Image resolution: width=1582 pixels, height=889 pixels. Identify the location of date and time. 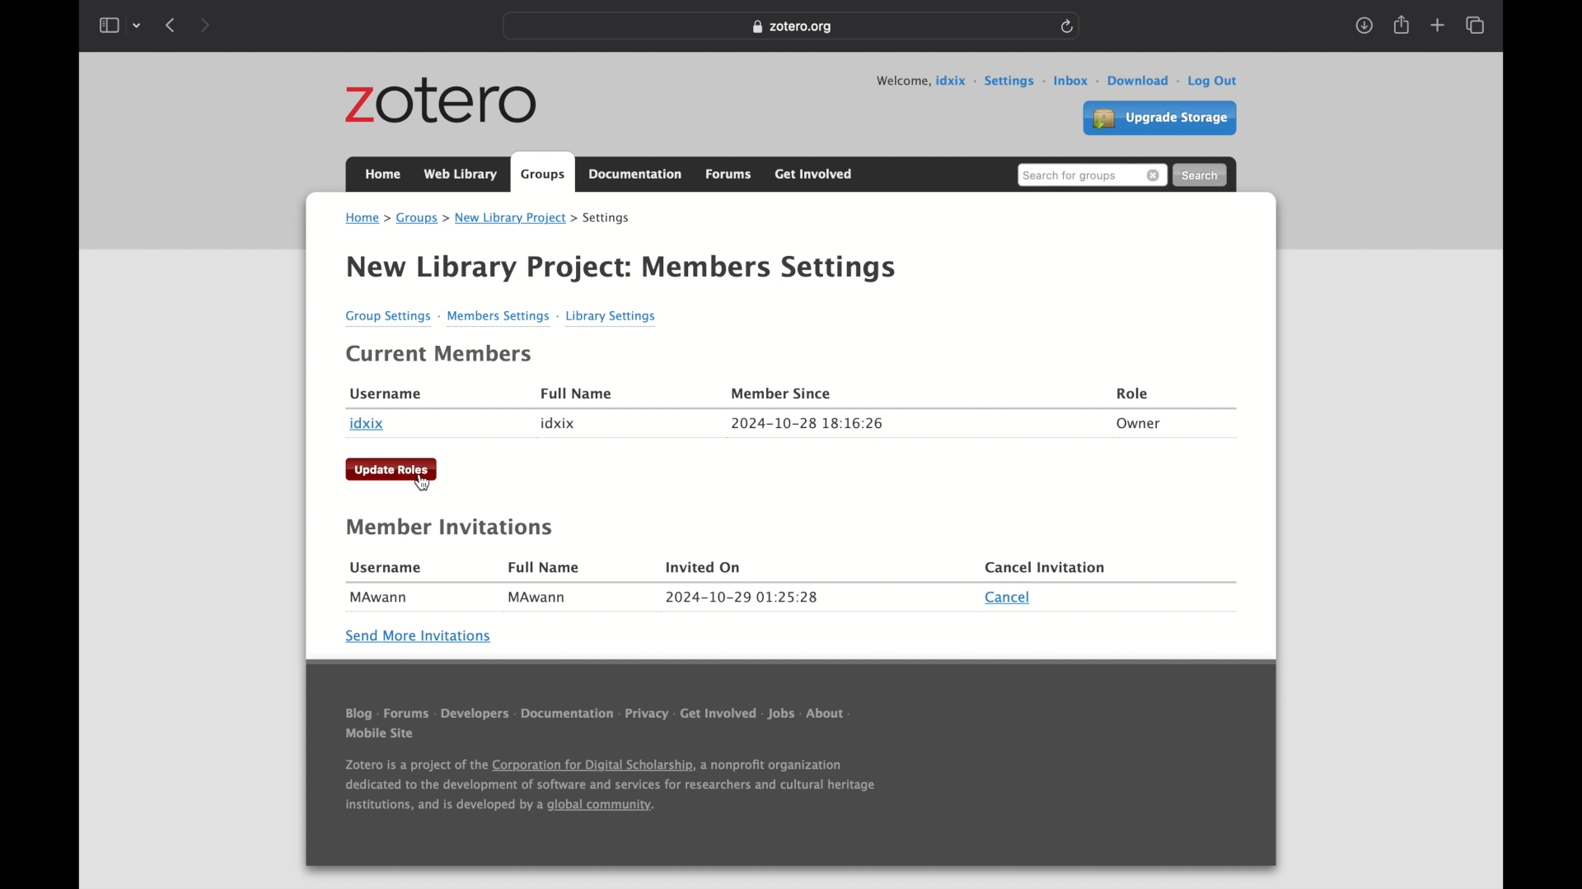
(742, 598).